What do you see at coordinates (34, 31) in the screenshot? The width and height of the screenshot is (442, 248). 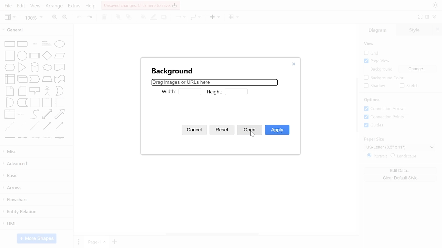 I see `general` at bounding box center [34, 31].